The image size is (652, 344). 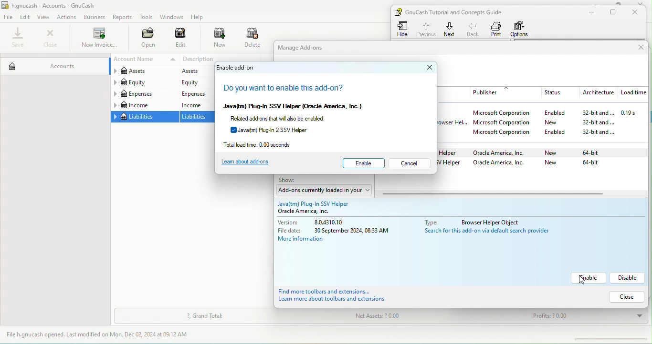 I want to click on close, so click(x=625, y=296).